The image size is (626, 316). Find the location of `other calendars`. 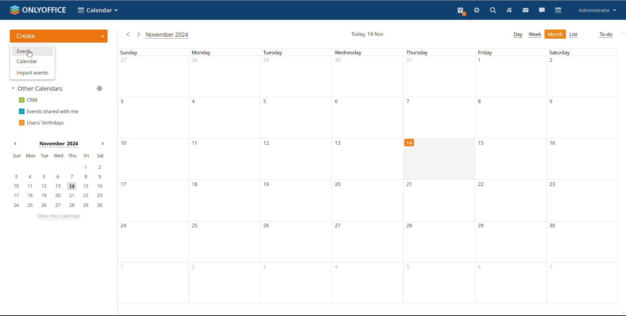

other calendars is located at coordinates (38, 88).